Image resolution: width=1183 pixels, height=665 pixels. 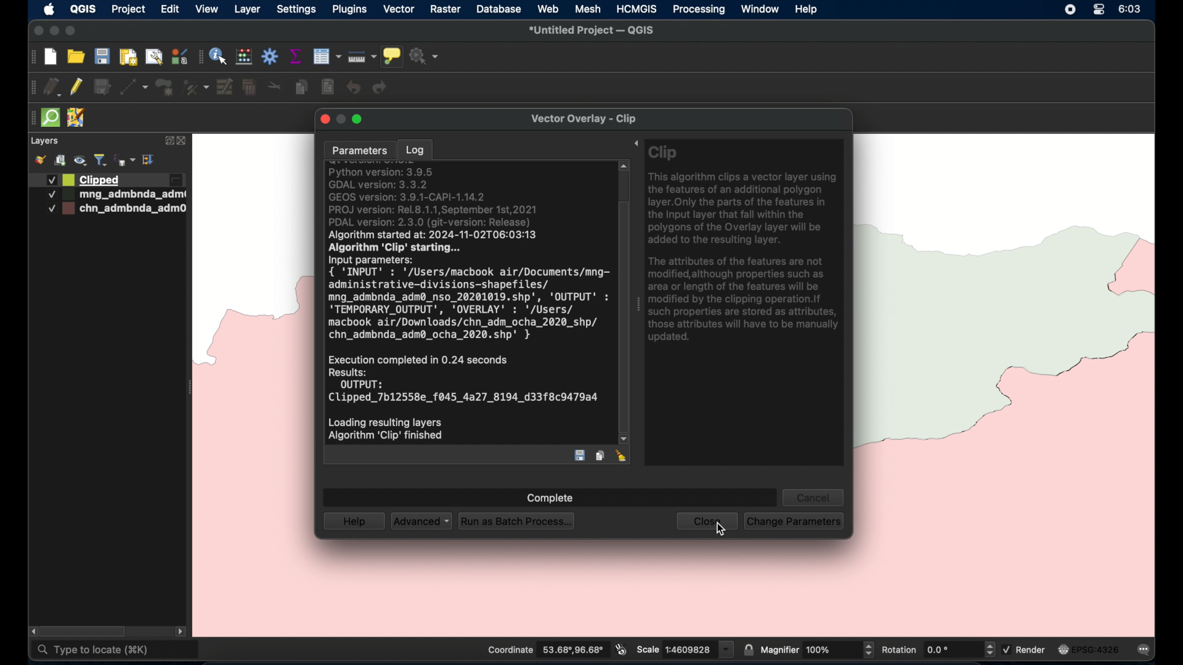 What do you see at coordinates (85, 632) in the screenshot?
I see `scroll box` at bounding box center [85, 632].